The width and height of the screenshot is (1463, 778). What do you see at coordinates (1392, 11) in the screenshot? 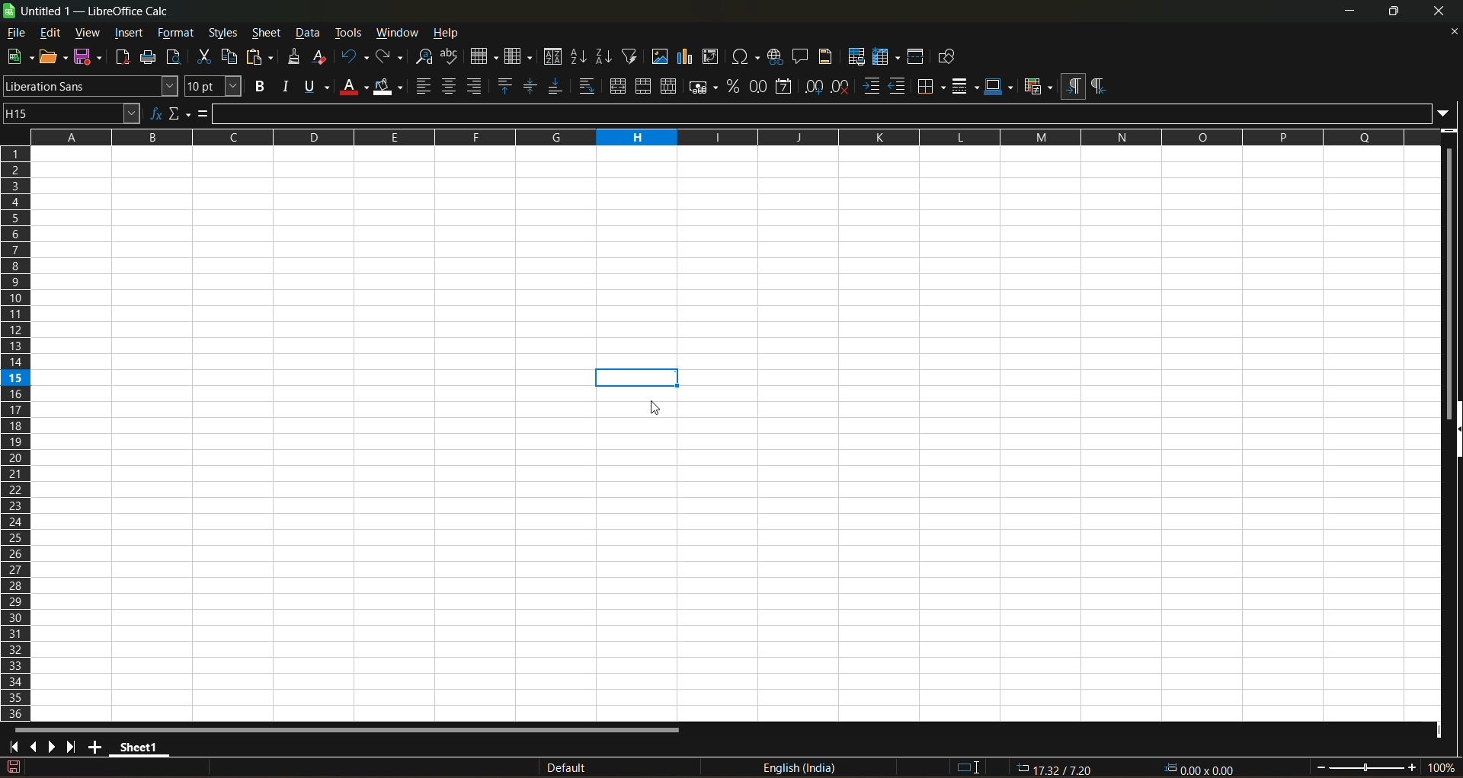
I see `maximize` at bounding box center [1392, 11].